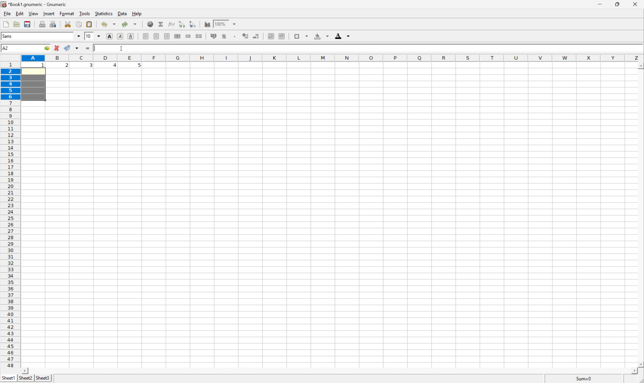  What do you see at coordinates (602, 4) in the screenshot?
I see `minimize` at bounding box center [602, 4].